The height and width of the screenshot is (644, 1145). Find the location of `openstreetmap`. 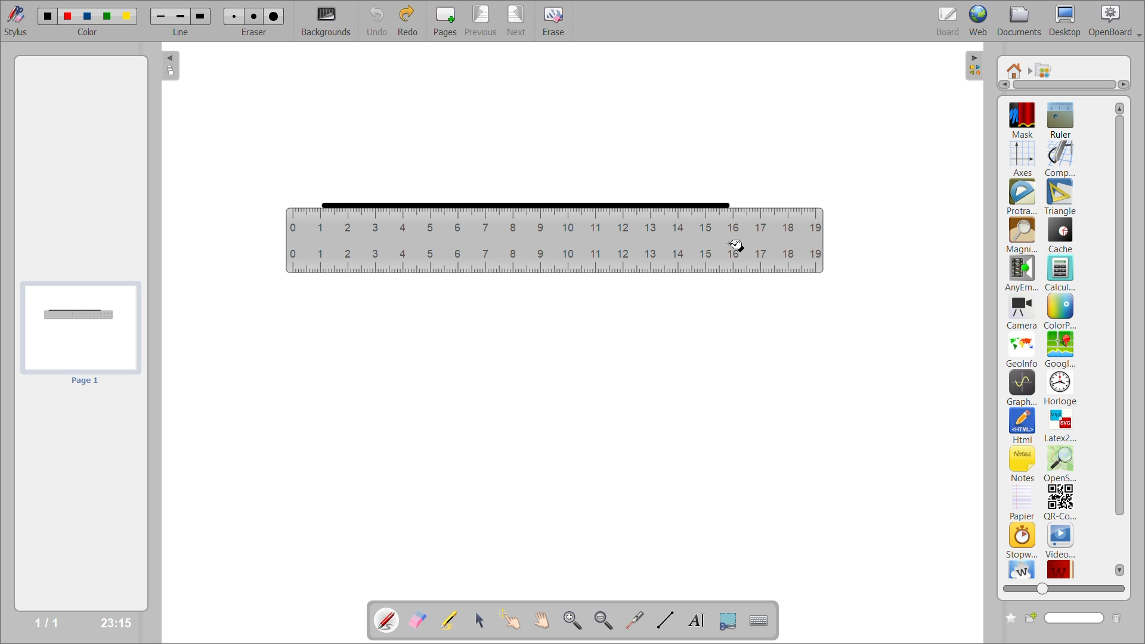

openstreetmap is located at coordinates (1062, 465).